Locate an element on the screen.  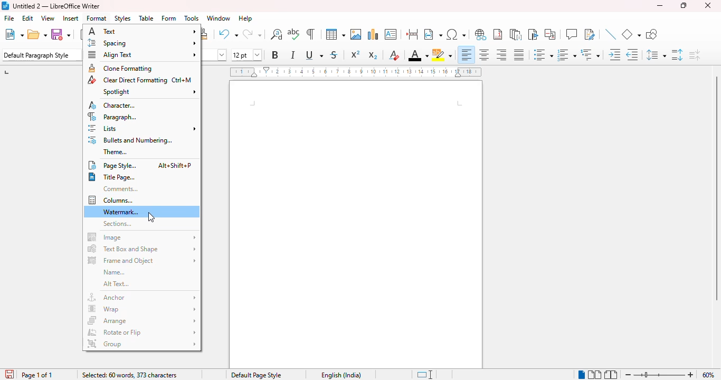
logo is located at coordinates (5, 5).